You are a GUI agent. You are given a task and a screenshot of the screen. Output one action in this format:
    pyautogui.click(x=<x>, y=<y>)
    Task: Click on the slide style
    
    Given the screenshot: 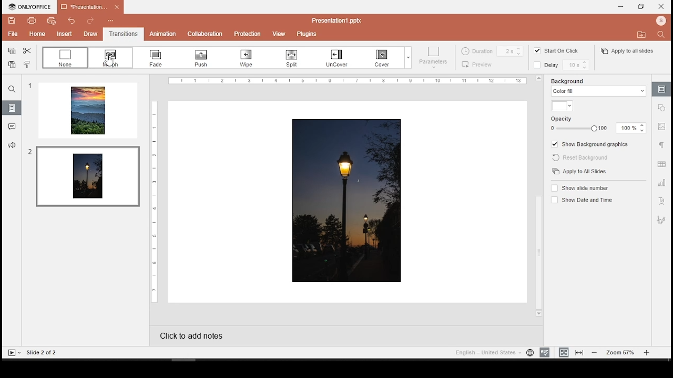 What is the action you would take?
    pyautogui.click(x=567, y=67)
    